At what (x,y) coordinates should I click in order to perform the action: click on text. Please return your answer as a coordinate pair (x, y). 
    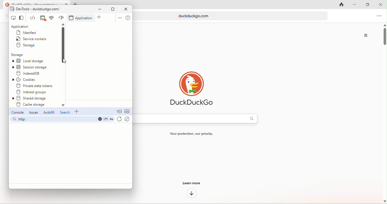
    Looking at the image, I should click on (194, 134).